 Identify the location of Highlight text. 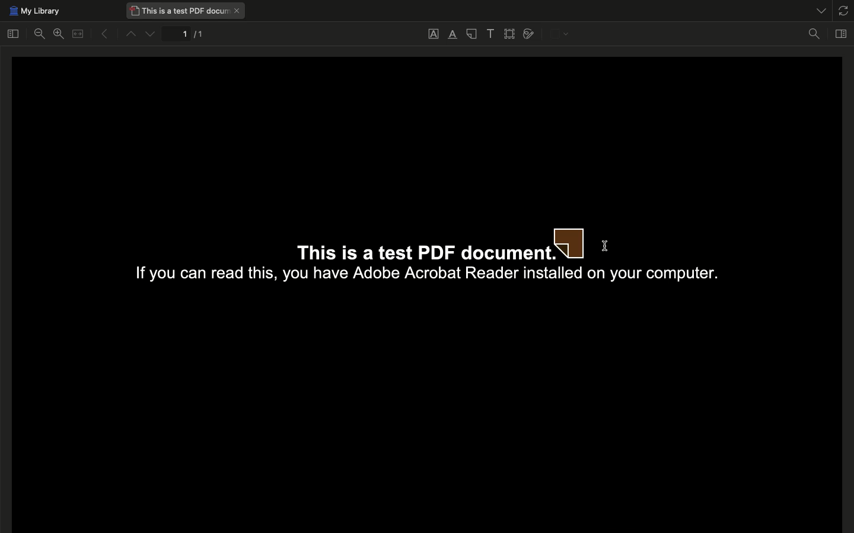
(452, 35).